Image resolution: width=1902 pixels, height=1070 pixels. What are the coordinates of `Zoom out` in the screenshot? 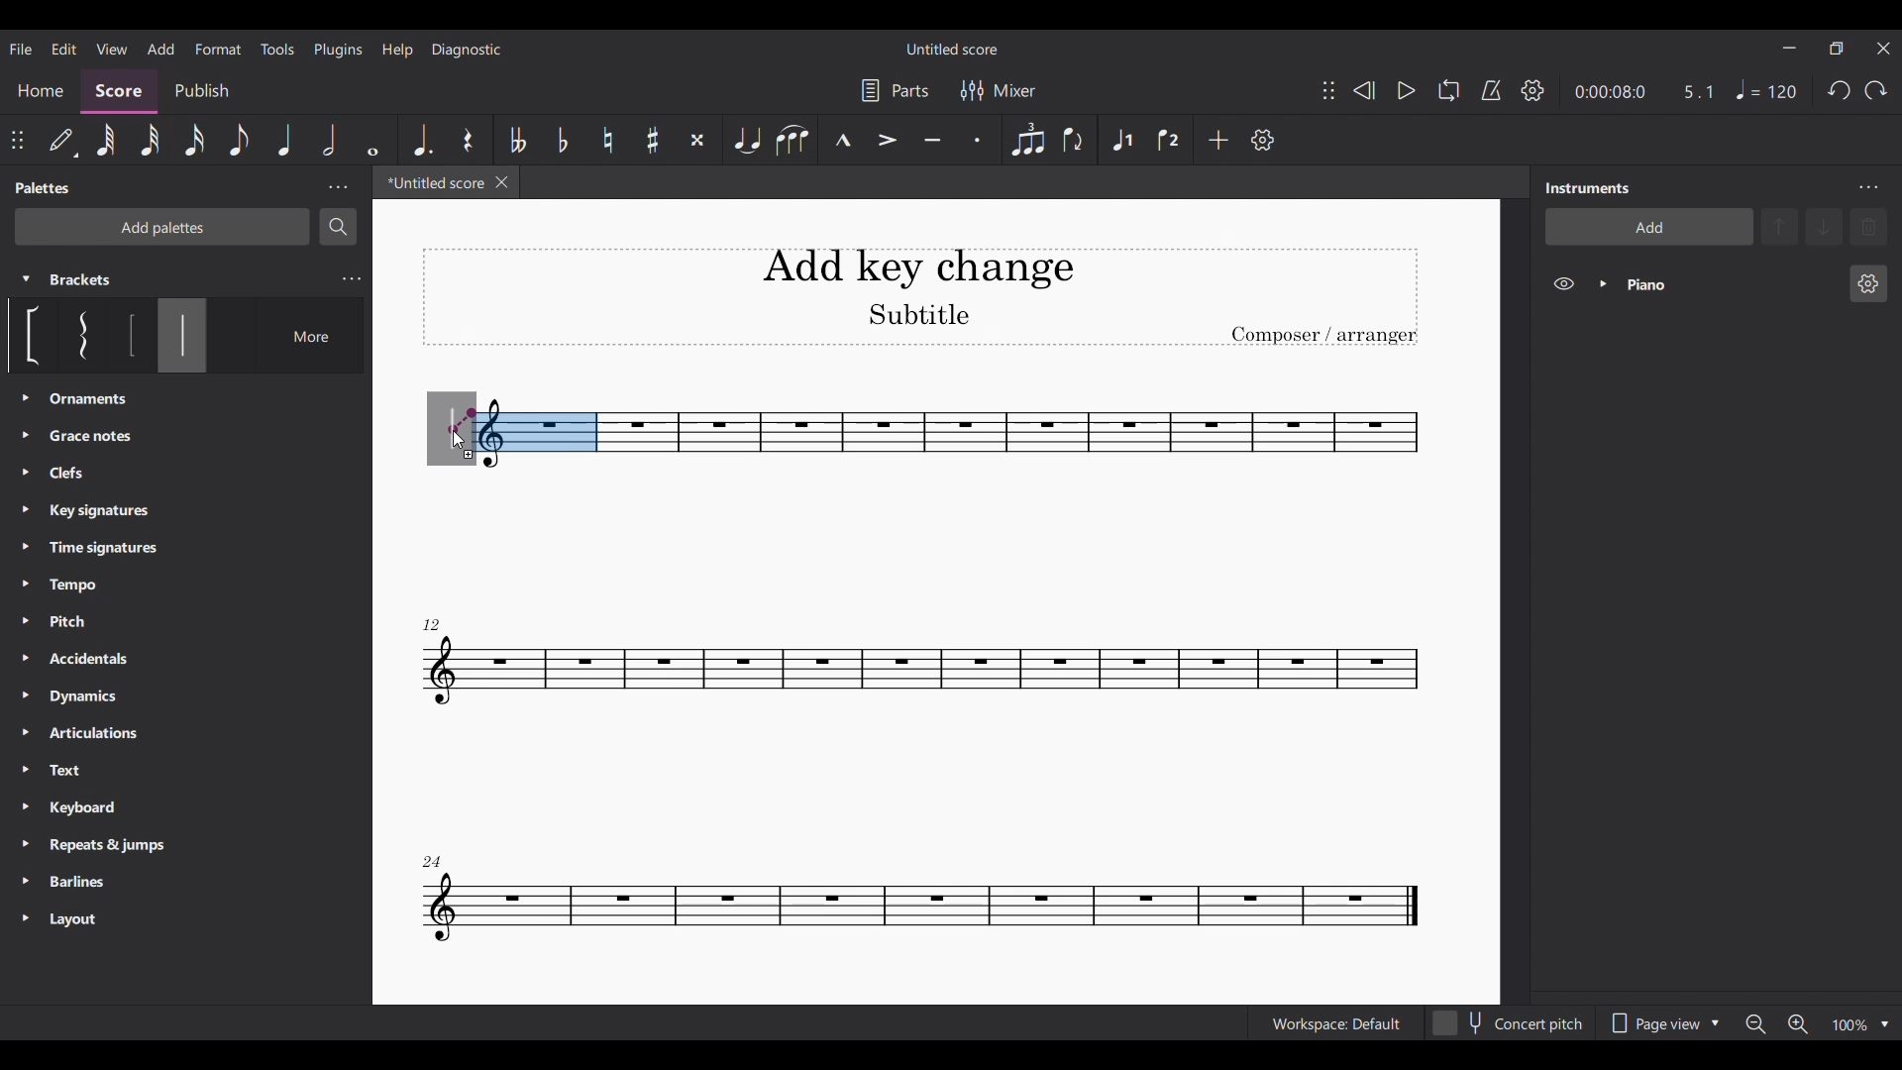 It's located at (1753, 1024).